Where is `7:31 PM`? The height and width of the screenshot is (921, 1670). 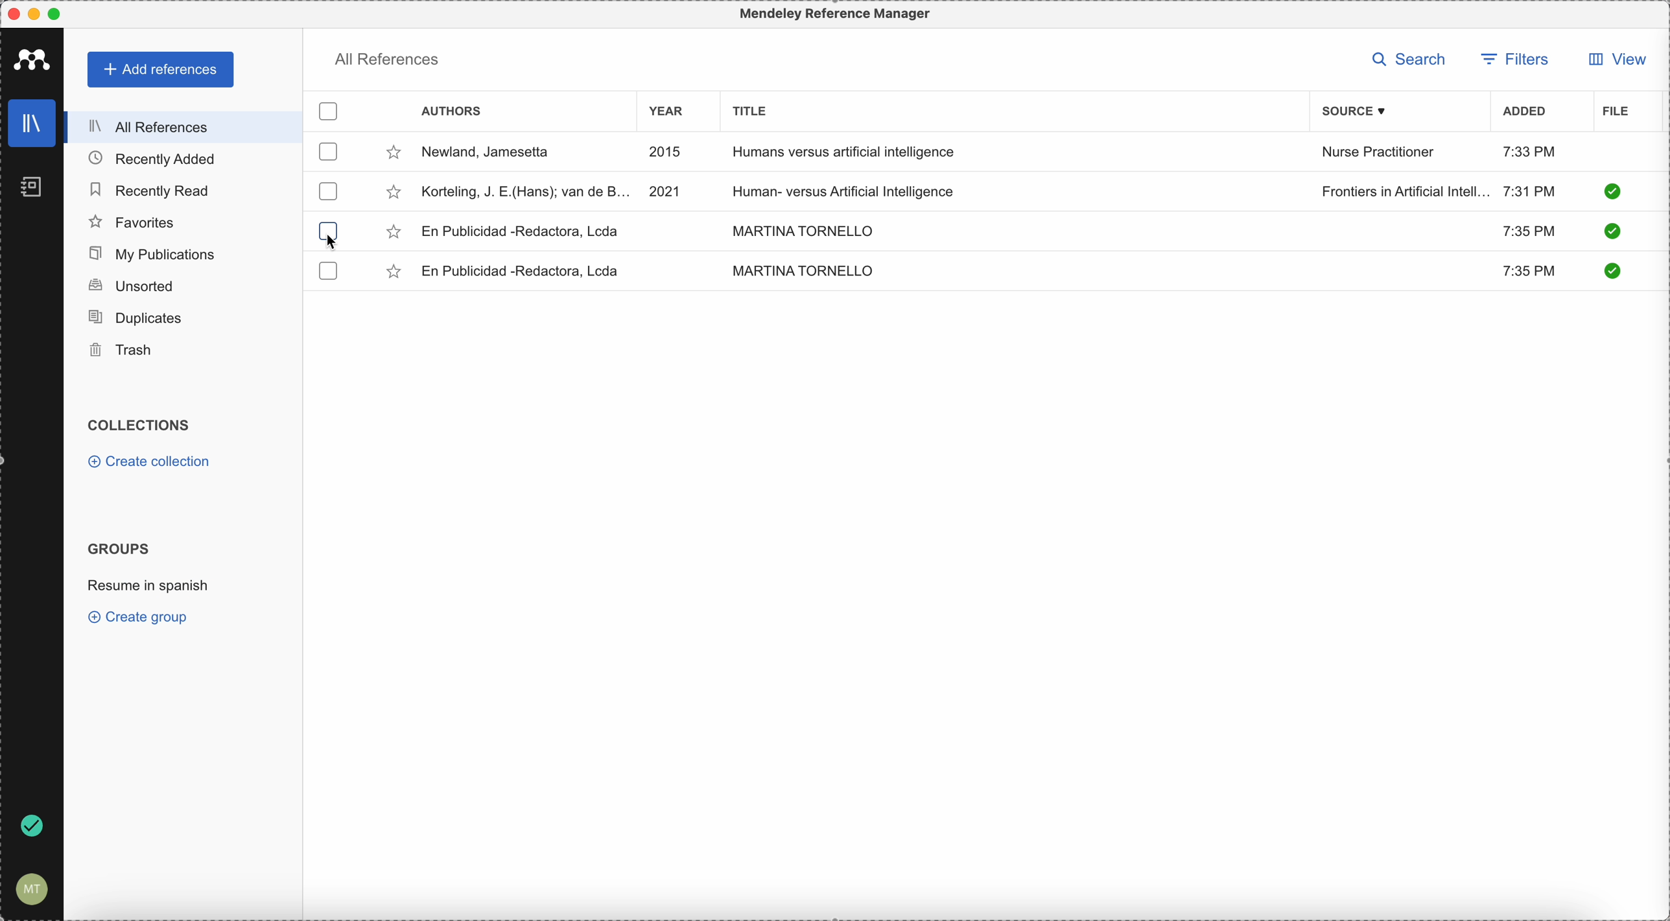
7:31 PM is located at coordinates (1529, 190).